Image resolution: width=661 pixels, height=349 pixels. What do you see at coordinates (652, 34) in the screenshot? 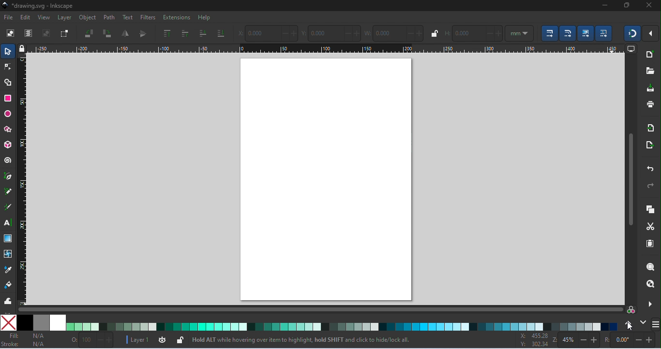
I see `enable snapping and more` at bounding box center [652, 34].